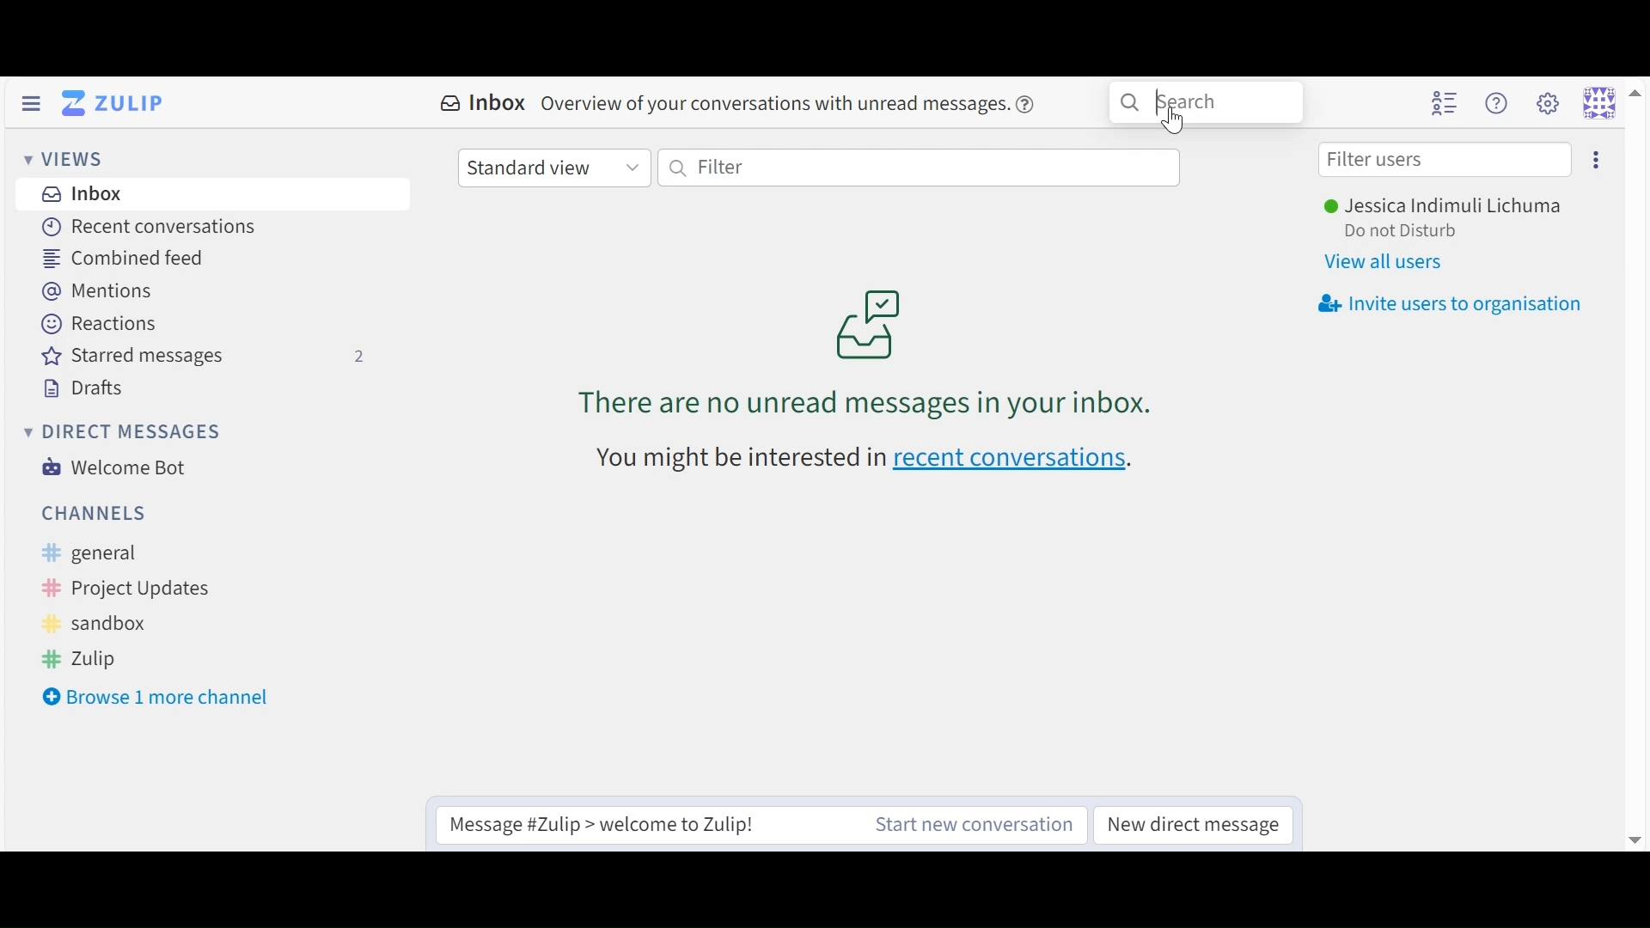  What do you see at coordinates (108, 623) in the screenshot?
I see `sandbox` at bounding box center [108, 623].